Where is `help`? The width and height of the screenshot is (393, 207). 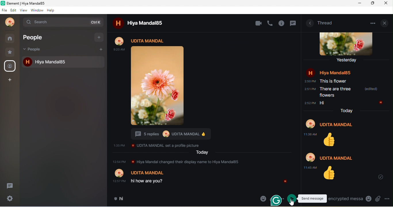 help is located at coordinates (53, 10).